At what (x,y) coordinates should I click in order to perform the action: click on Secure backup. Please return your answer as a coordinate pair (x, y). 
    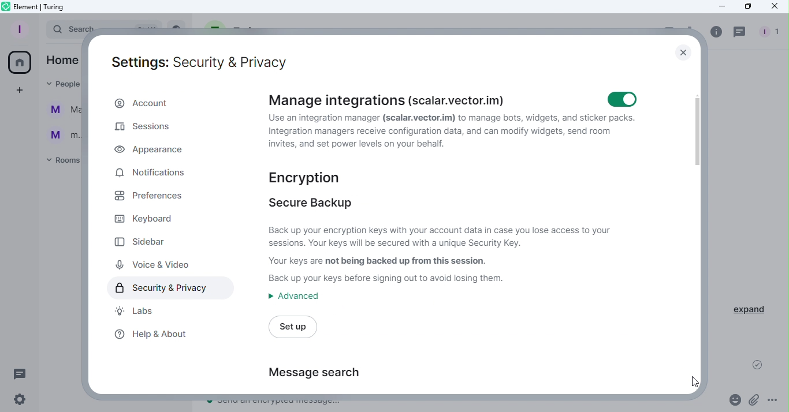
    Looking at the image, I should click on (461, 237).